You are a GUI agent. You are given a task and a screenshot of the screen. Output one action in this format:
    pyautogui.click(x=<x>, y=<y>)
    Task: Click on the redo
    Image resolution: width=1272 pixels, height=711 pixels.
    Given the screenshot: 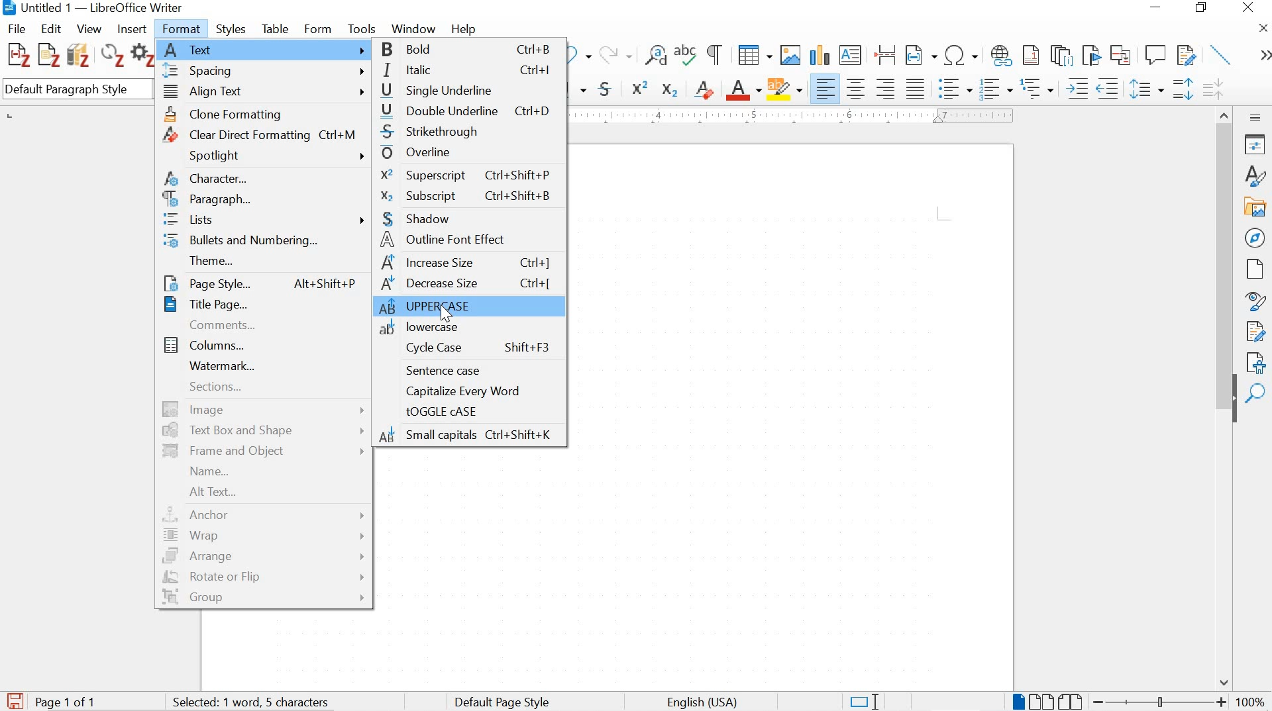 What is the action you would take?
    pyautogui.click(x=615, y=54)
    